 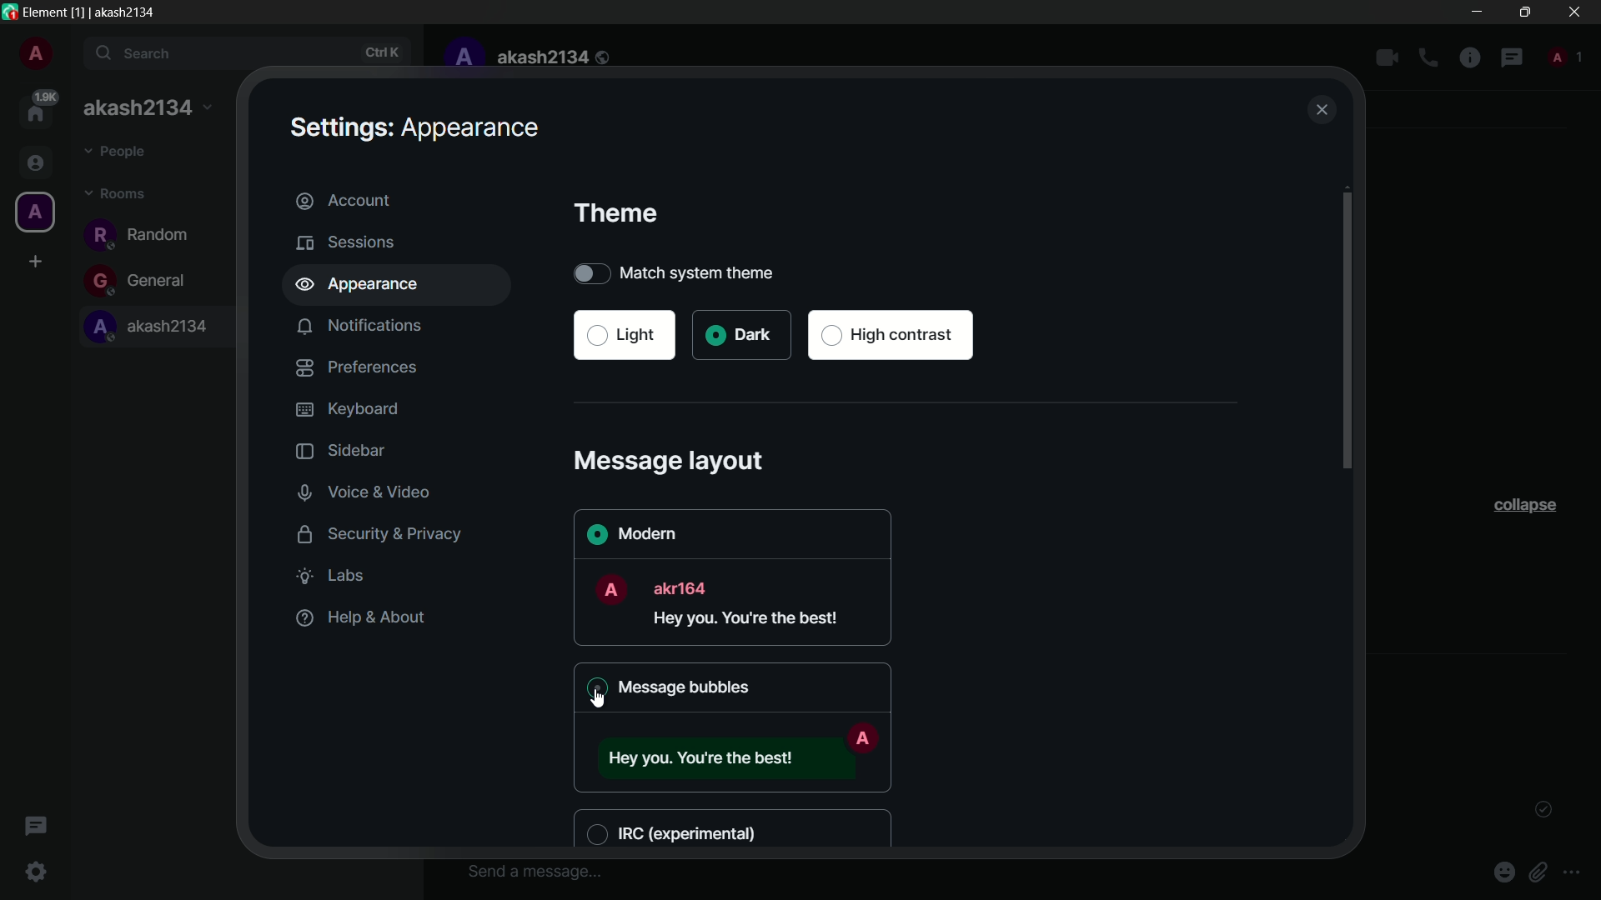 What do you see at coordinates (357, 367) in the screenshot?
I see `preferences` at bounding box center [357, 367].